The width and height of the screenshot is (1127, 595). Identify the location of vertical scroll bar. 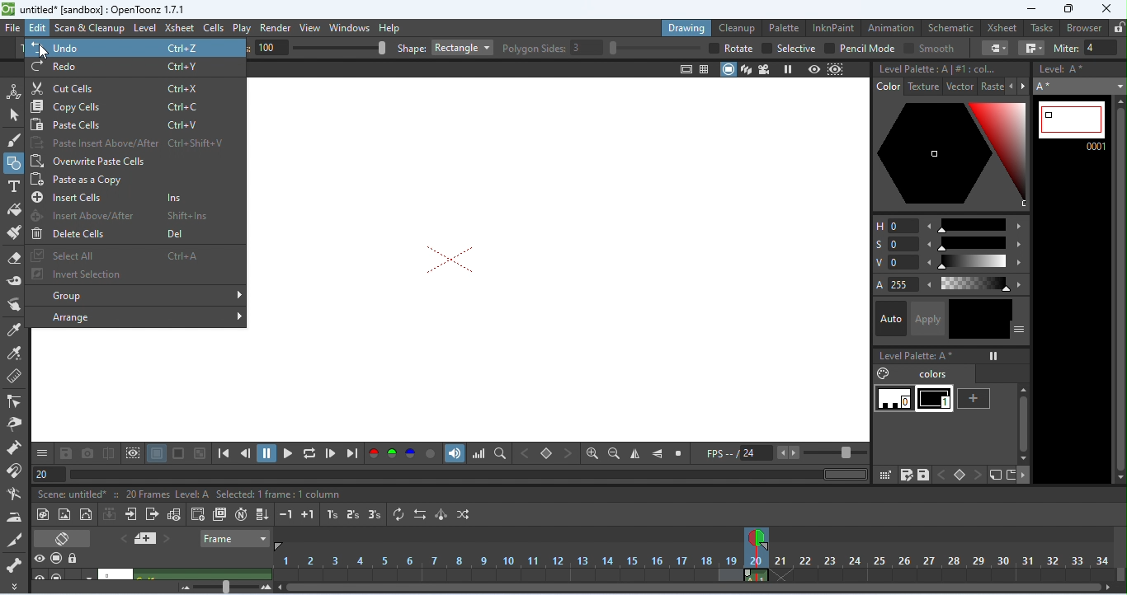
(1120, 289).